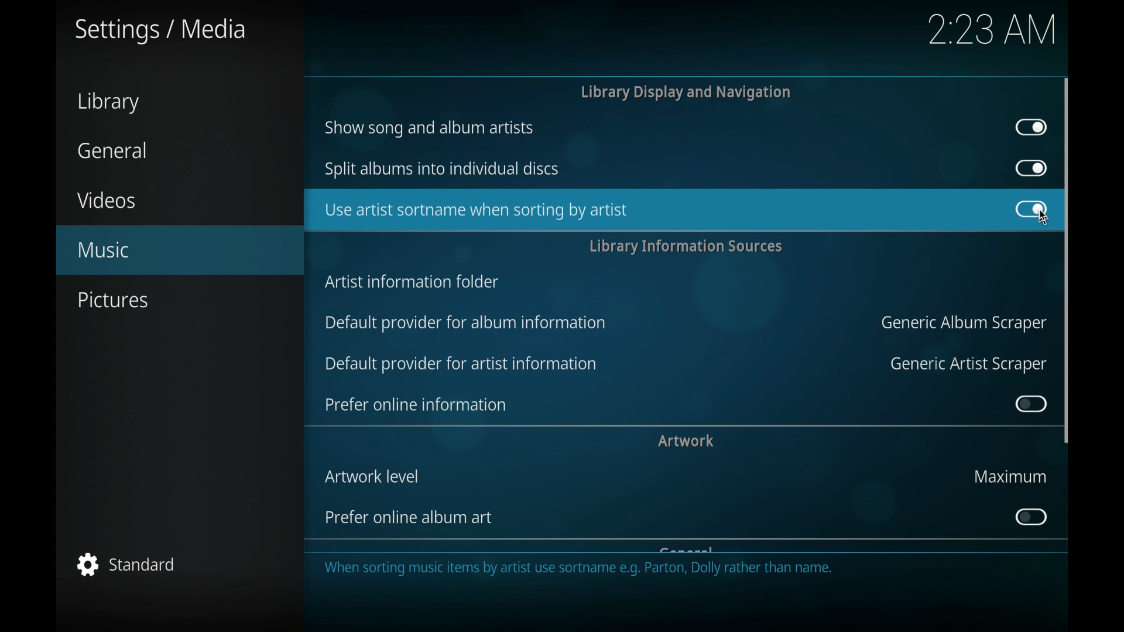 Image resolution: width=1124 pixels, height=632 pixels. Describe the element at coordinates (460, 364) in the screenshot. I see `default provider for artist information` at that location.